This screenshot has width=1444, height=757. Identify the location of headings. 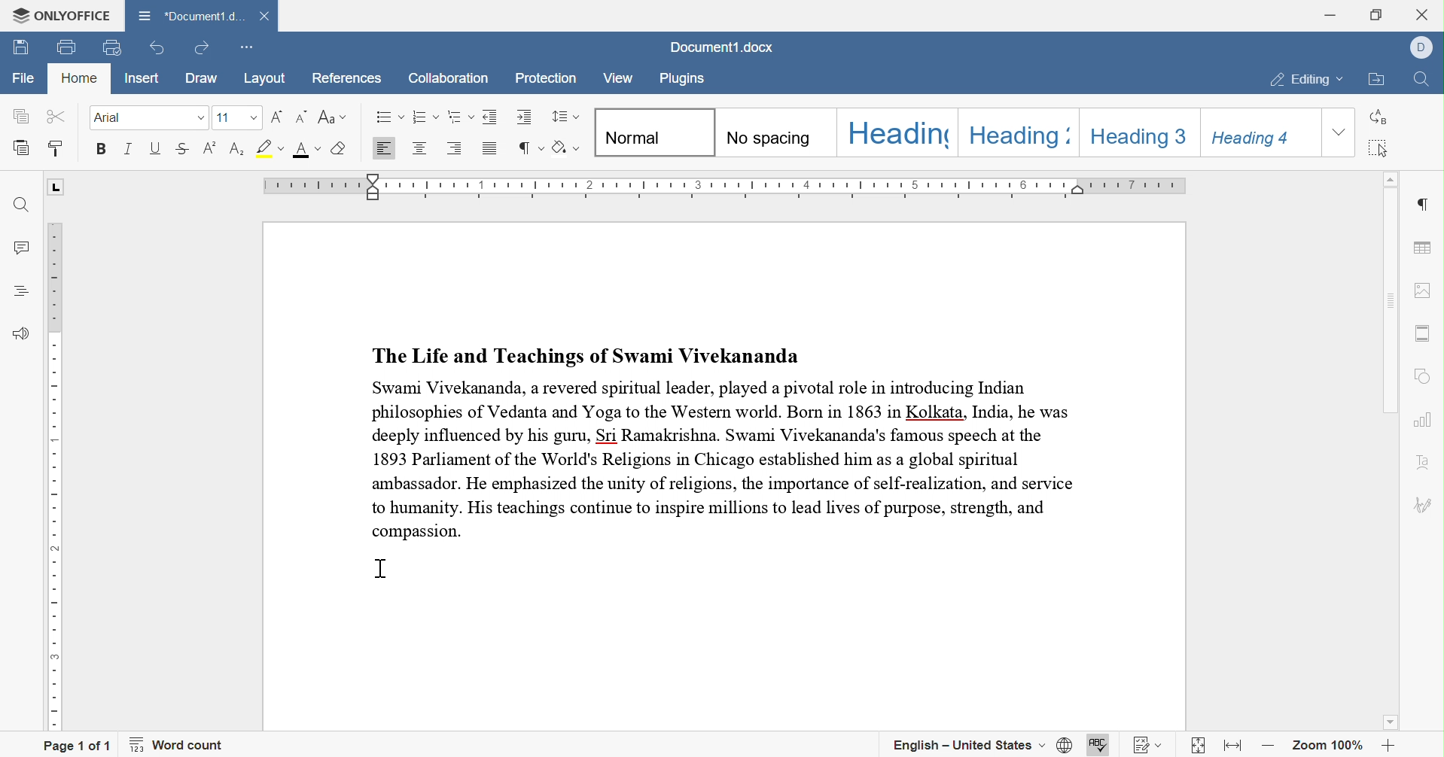
(23, 290).